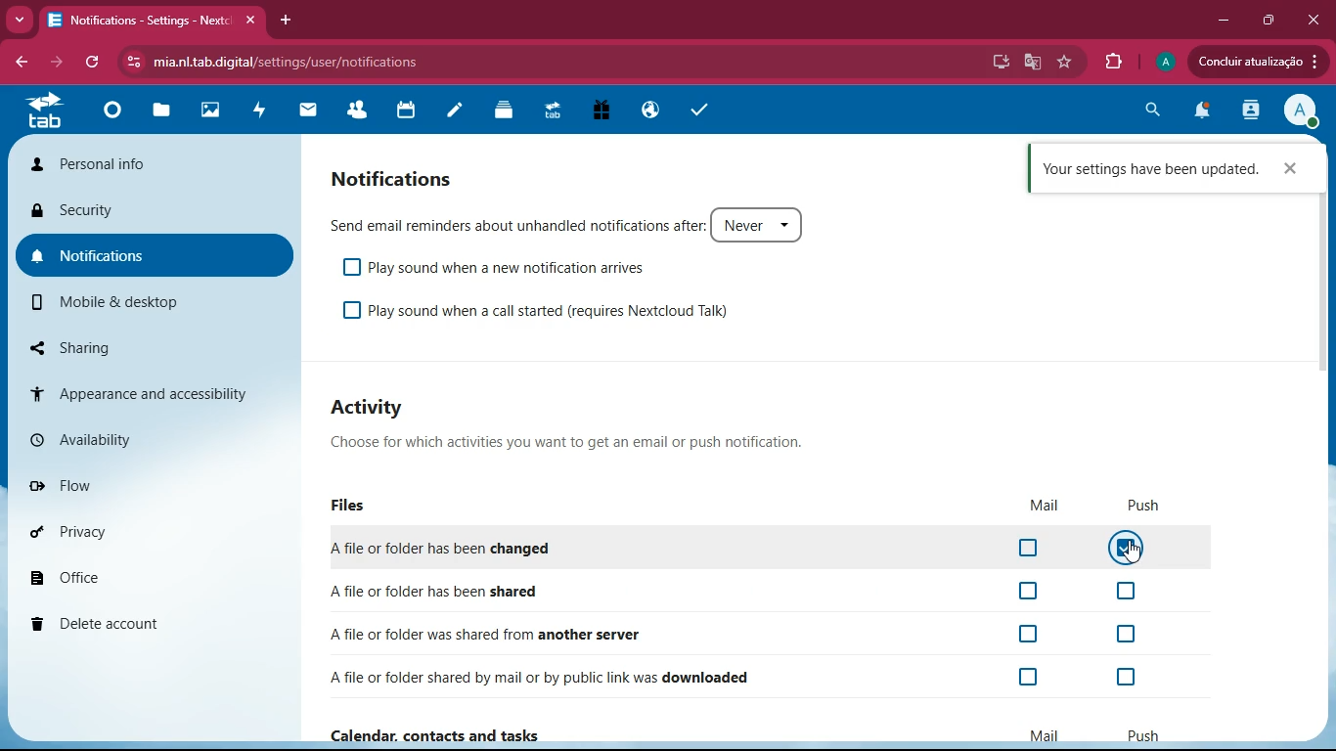 This screenshot has height=751, width=1336. What do you see at coordinates (1134, 593) in the screenshot?
I see `off` at bounding box center [1134, 593].